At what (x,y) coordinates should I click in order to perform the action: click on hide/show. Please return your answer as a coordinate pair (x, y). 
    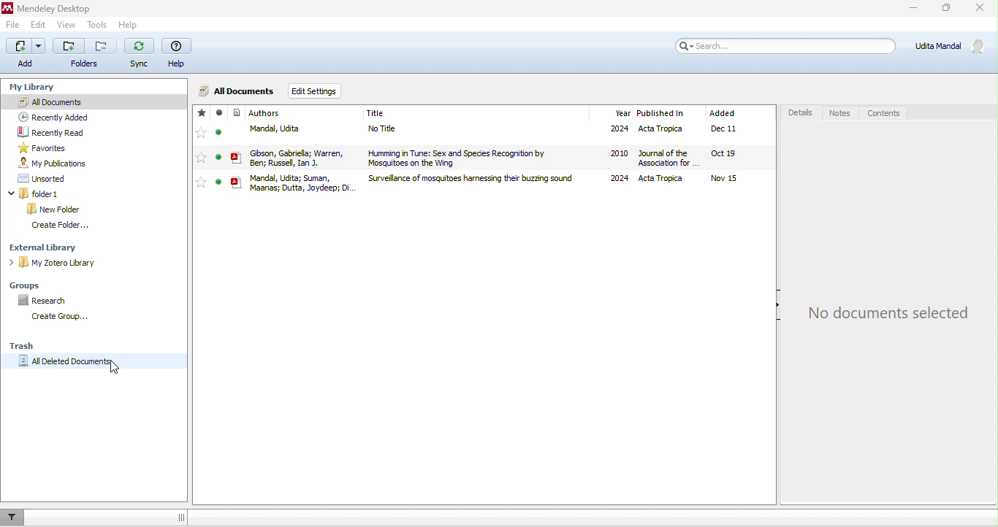
    Looking at the image, I should click on (772, 307).